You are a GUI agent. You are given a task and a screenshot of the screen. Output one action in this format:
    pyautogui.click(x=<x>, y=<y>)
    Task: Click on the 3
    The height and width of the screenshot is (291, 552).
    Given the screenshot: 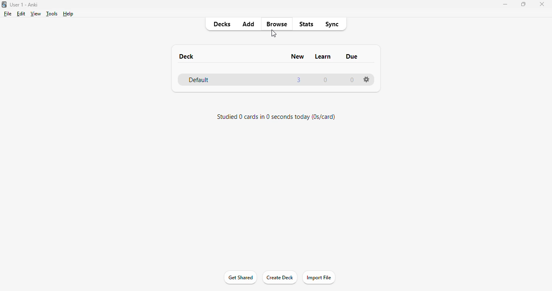 What is the action you would take?
    pyautogui.click(x=299, y=80)
    